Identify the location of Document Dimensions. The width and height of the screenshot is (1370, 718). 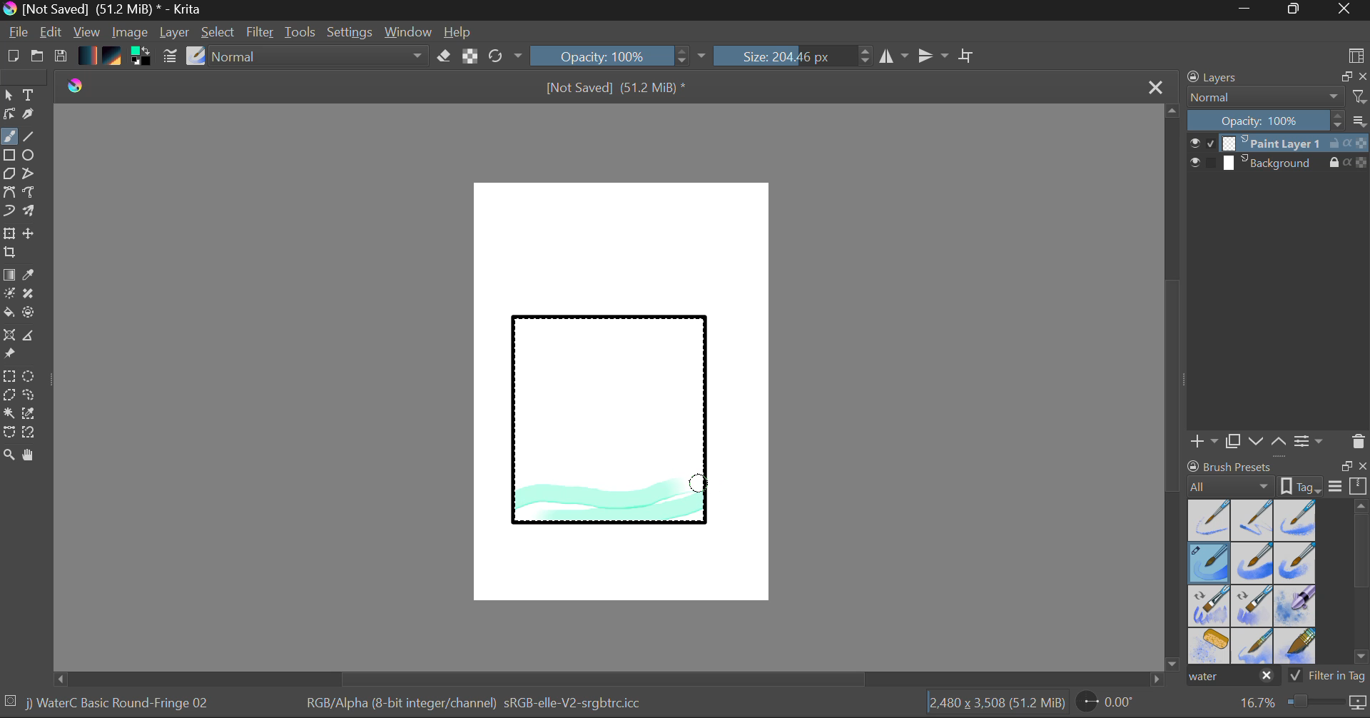
(996, 705).